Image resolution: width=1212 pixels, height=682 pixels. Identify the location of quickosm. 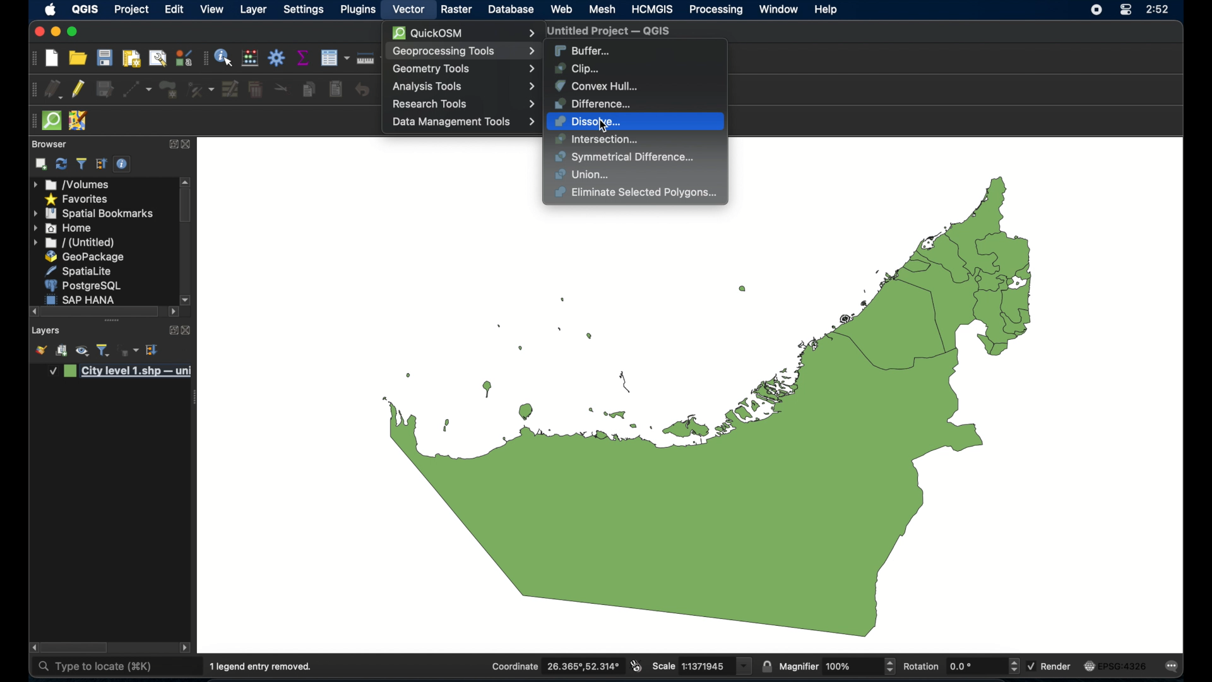
(463, 32).